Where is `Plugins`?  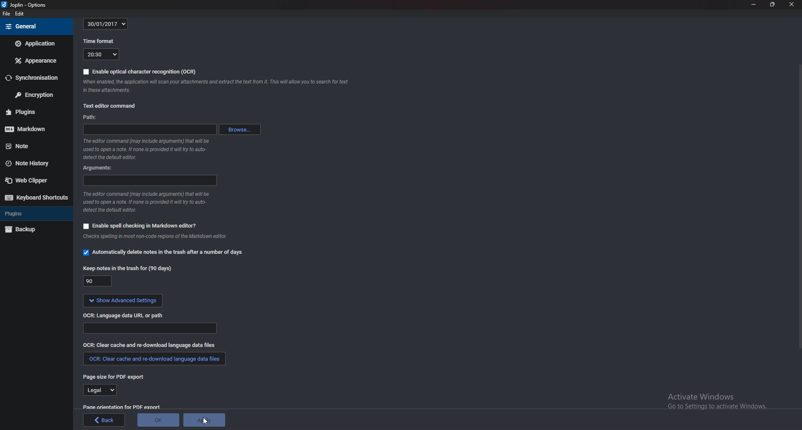
Plugins is located at coordinates (35, 213).